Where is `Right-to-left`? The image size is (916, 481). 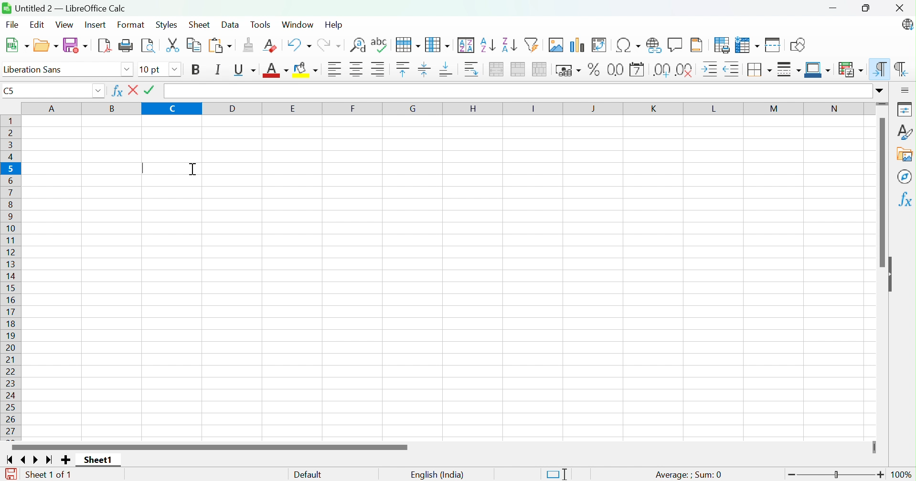
Right-to-left is located at coordinates (901, 70).